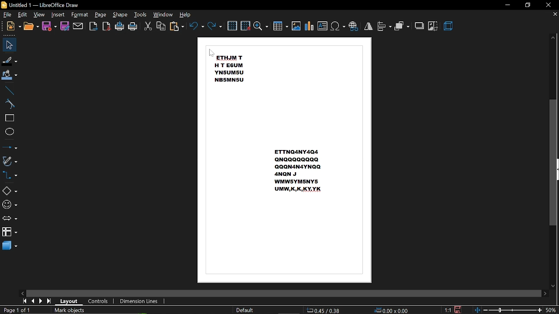 This screenshot has width=559, height=314. Describe the element at coordinates (50, 301) in the screenshot. I see `go to last page` at that location.